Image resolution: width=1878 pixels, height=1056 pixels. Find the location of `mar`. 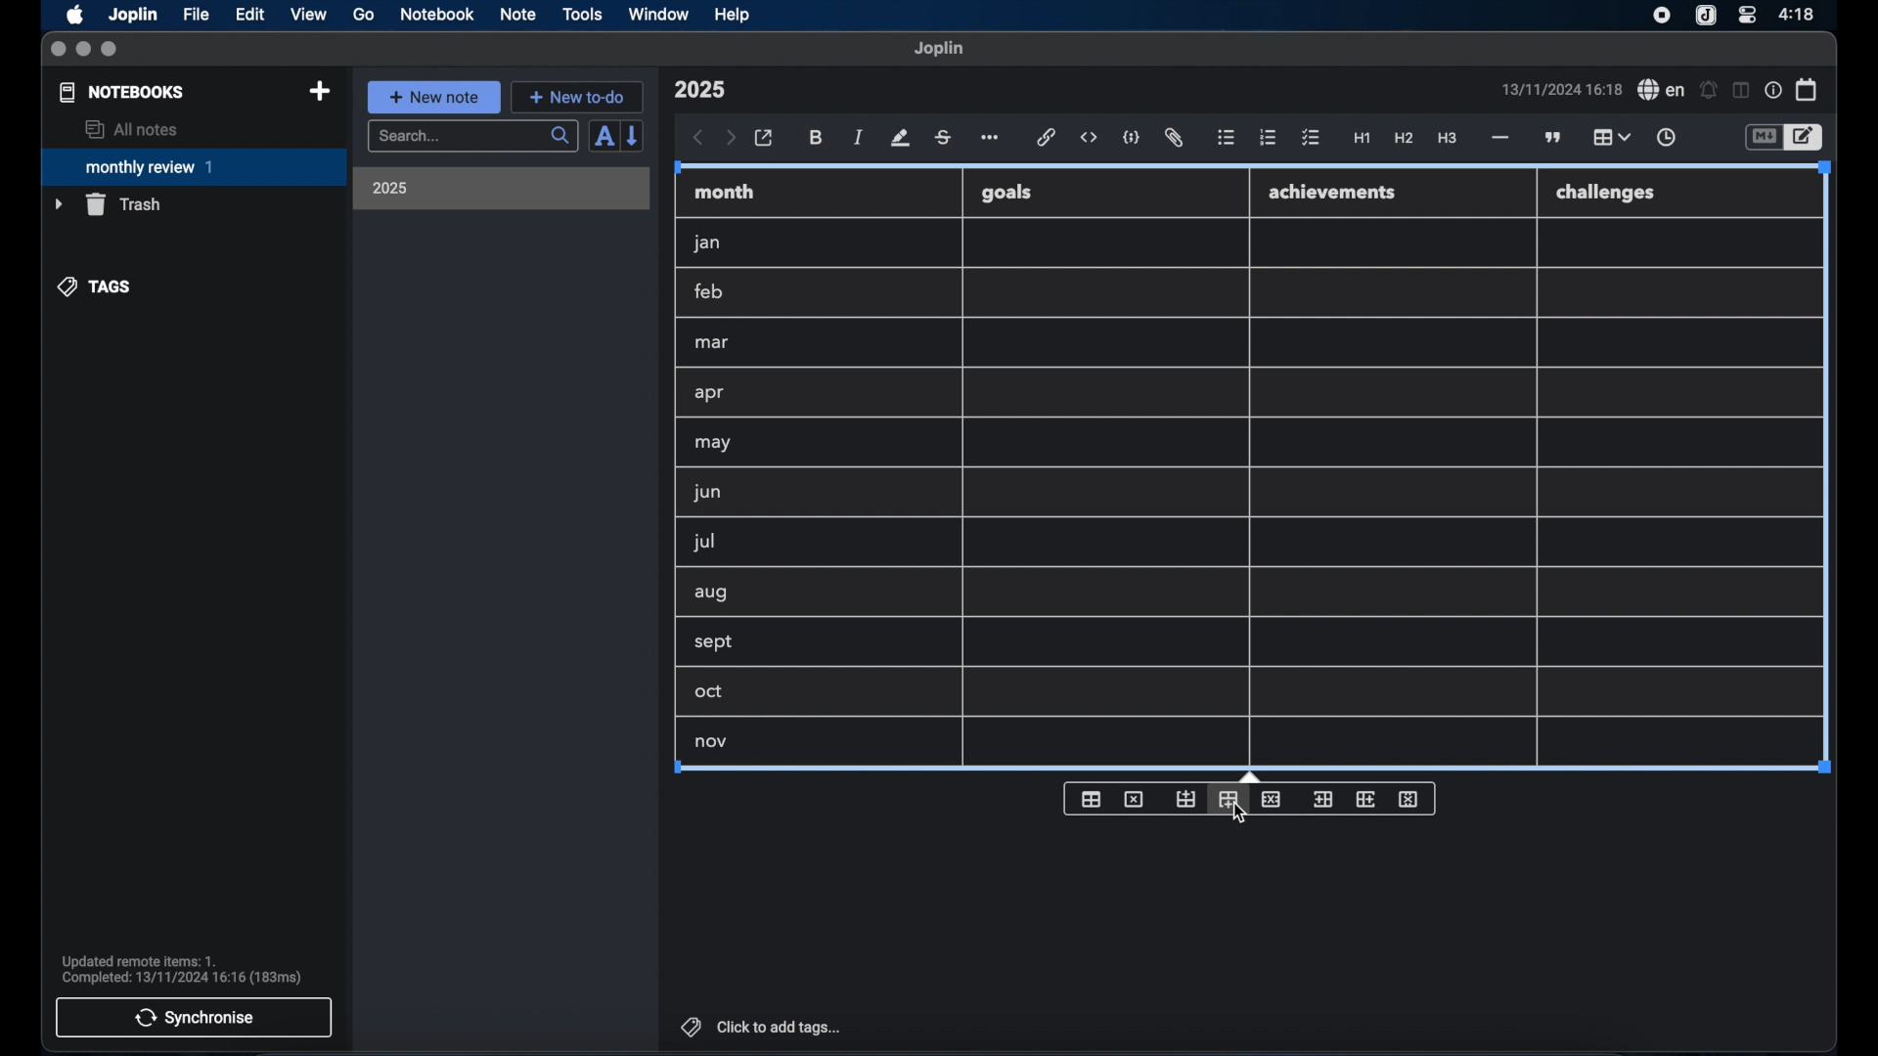

mar is located at coordinates (713, 343).